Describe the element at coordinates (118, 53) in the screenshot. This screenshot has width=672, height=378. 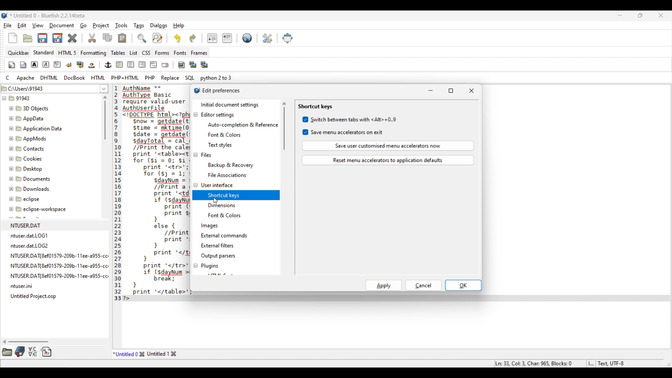
I see `Tables` at that location.